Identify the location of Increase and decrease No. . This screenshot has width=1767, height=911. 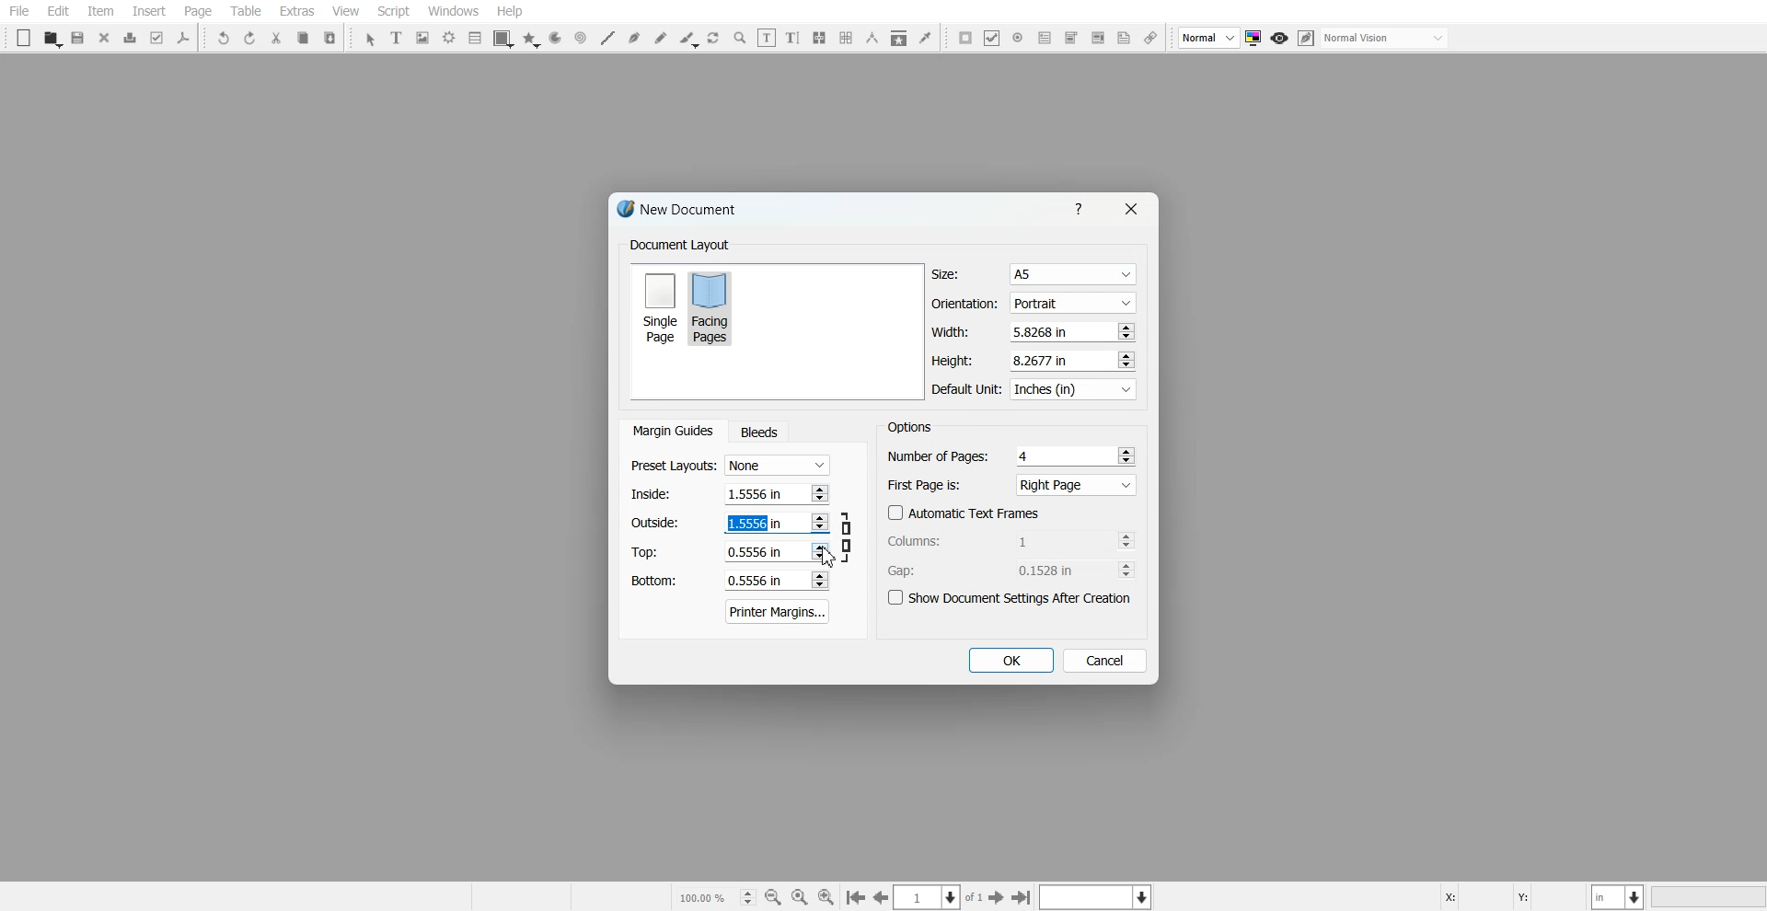
(820, 523).